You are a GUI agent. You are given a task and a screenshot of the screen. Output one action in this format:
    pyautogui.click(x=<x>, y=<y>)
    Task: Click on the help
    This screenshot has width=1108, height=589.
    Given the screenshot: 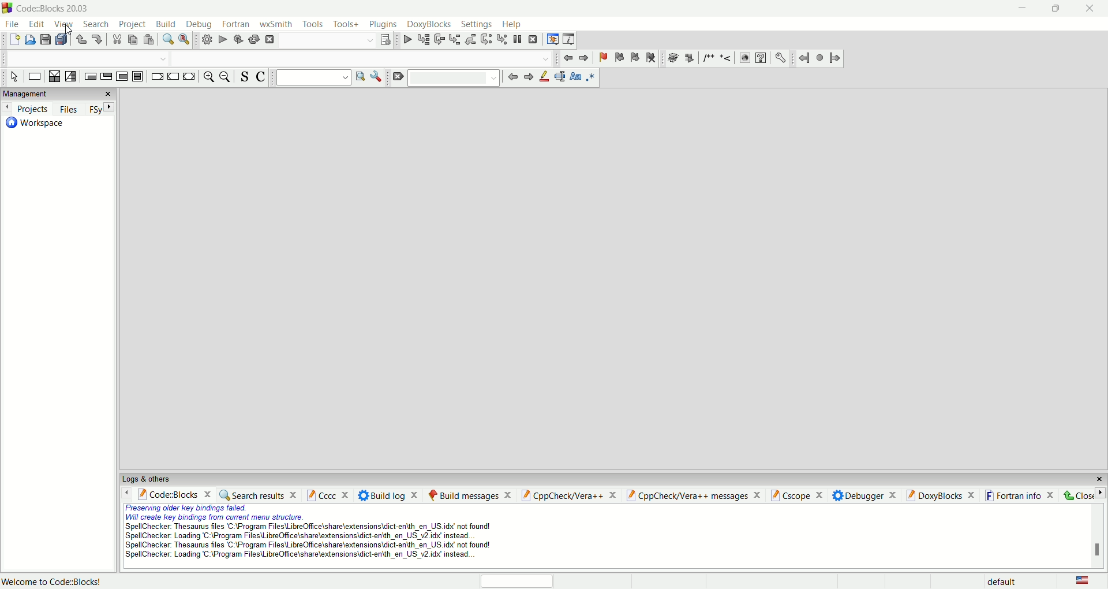 What is the action you would take?
    pyautogui.click(x=511, y=23)
    